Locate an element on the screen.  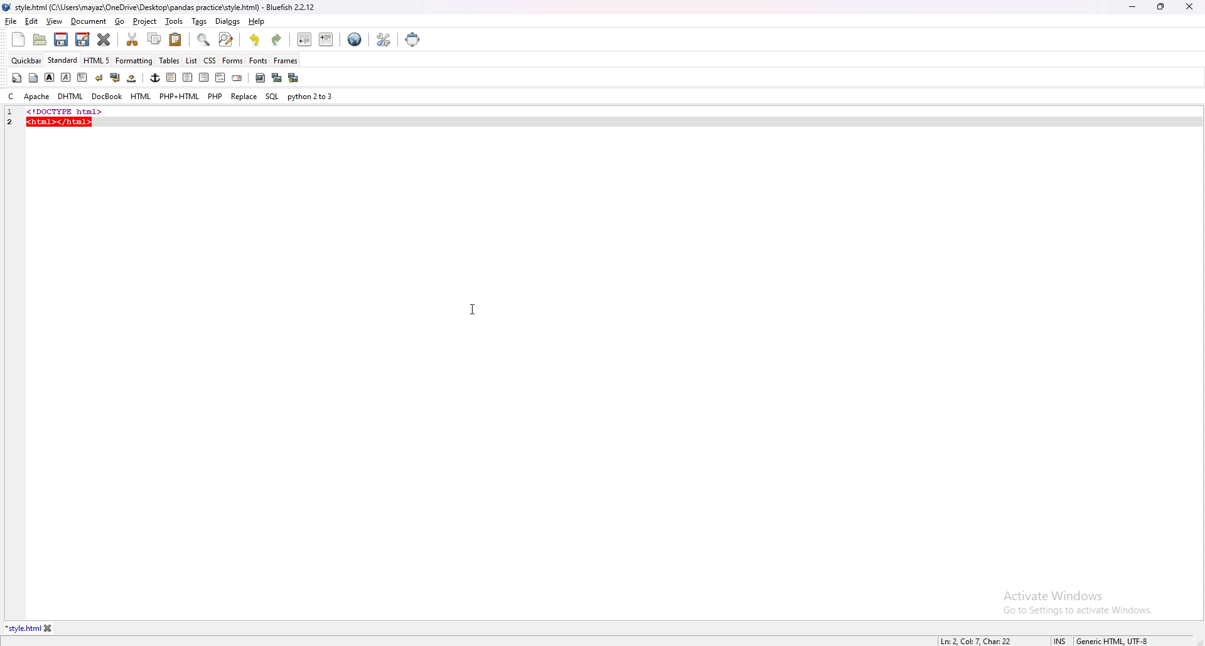
bold is located at coordinates (50, 77).